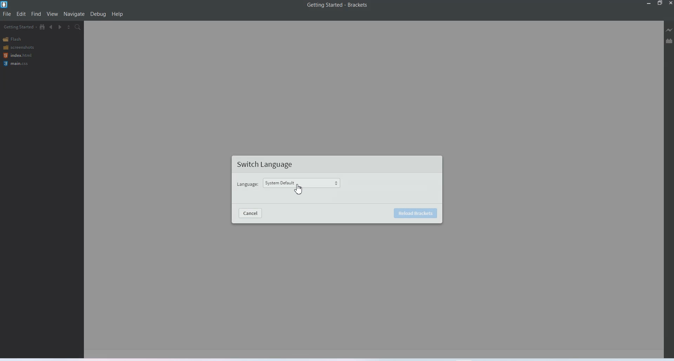 This screenshot has height=361, width=674. What do you see at coordinates (298, 189) in the screenshot?
I see `Cursor` at bounding box center [298, 189].